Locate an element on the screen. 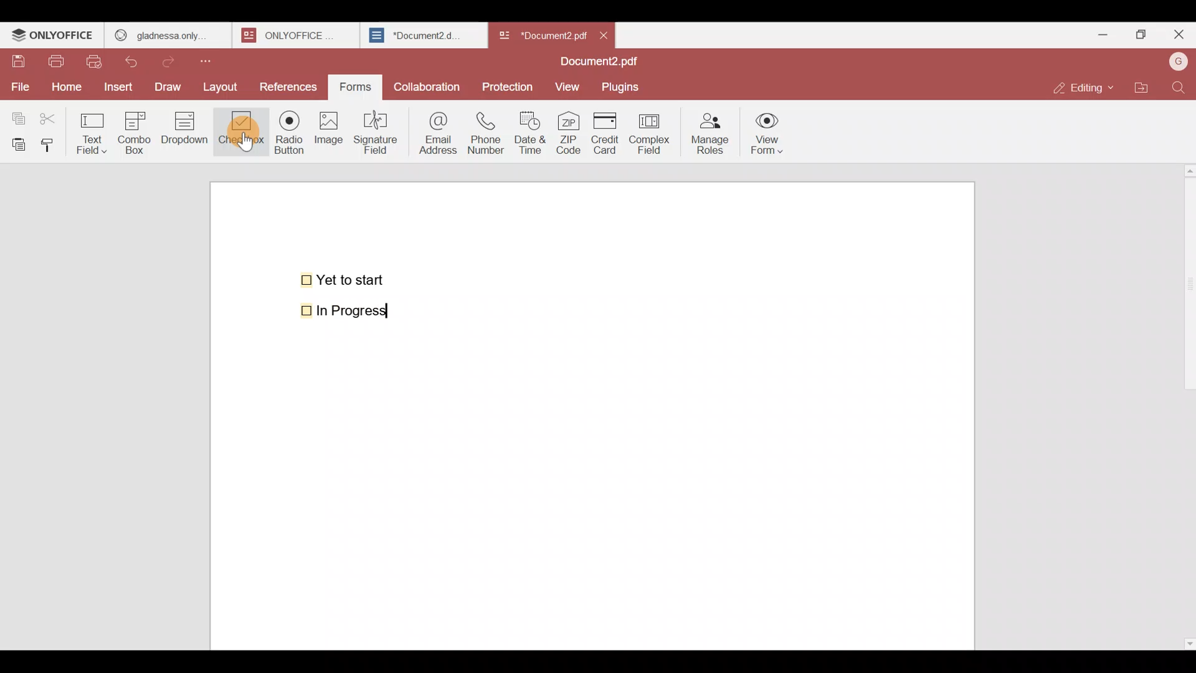 Image resolution: width=1196 pixels, height=673 pixels. Protection is located at coordinates (508, 86).